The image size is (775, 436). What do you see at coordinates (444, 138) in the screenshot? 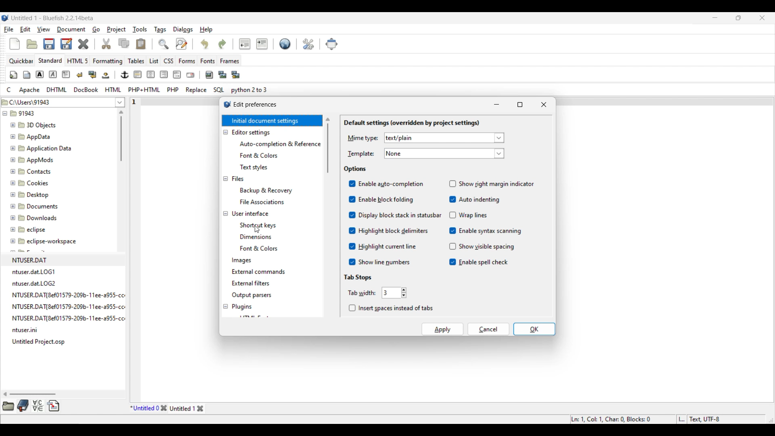
I see `select mime type` at bounding box center [444, 138].